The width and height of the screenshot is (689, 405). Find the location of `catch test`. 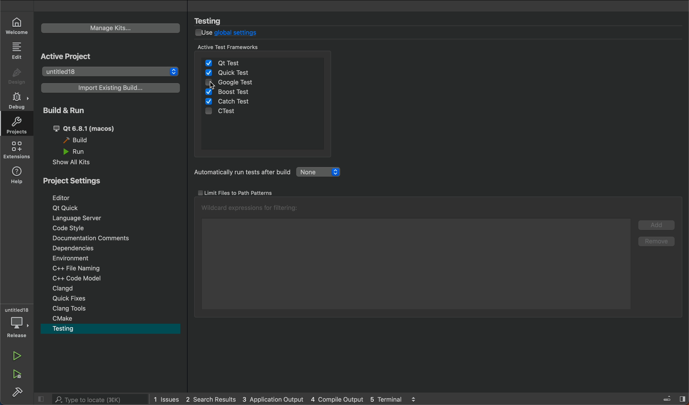

catch test is located at coordinates (233, 102).